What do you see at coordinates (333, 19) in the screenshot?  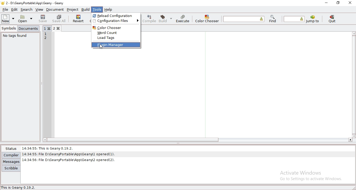 I see `quit` at bounding box center [333, 19].